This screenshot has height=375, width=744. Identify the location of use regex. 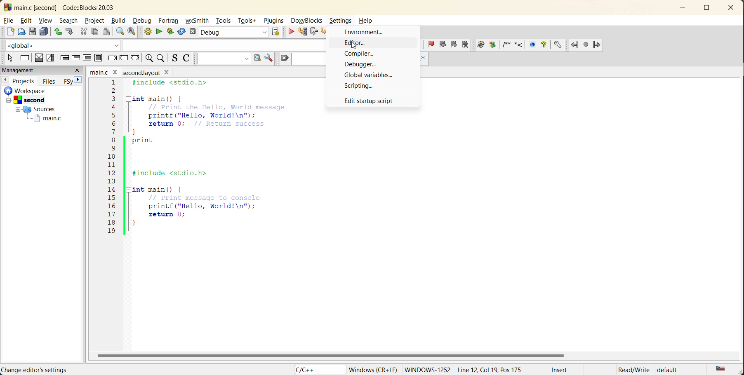
(424, 58).